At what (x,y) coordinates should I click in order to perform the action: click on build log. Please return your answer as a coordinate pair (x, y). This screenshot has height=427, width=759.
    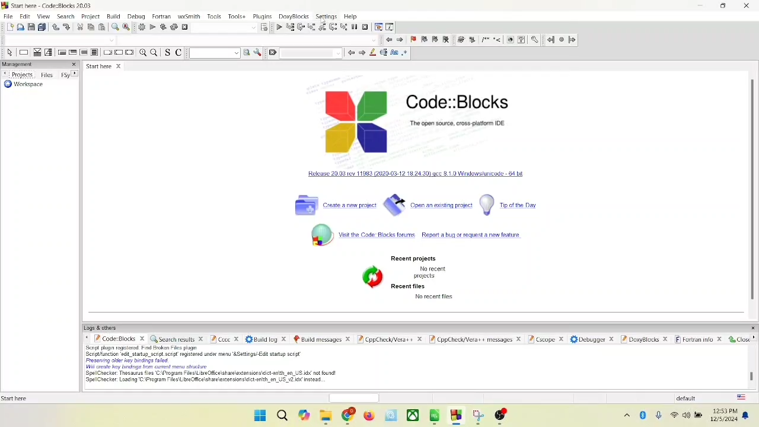
    Looking at the image, I should click on (266, 338).